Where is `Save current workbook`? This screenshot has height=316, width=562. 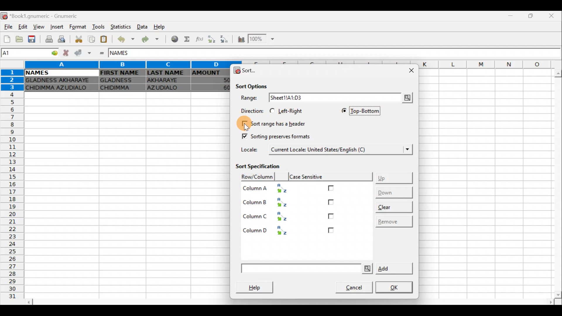 Save current workbook is located at coordinates (33, 39).